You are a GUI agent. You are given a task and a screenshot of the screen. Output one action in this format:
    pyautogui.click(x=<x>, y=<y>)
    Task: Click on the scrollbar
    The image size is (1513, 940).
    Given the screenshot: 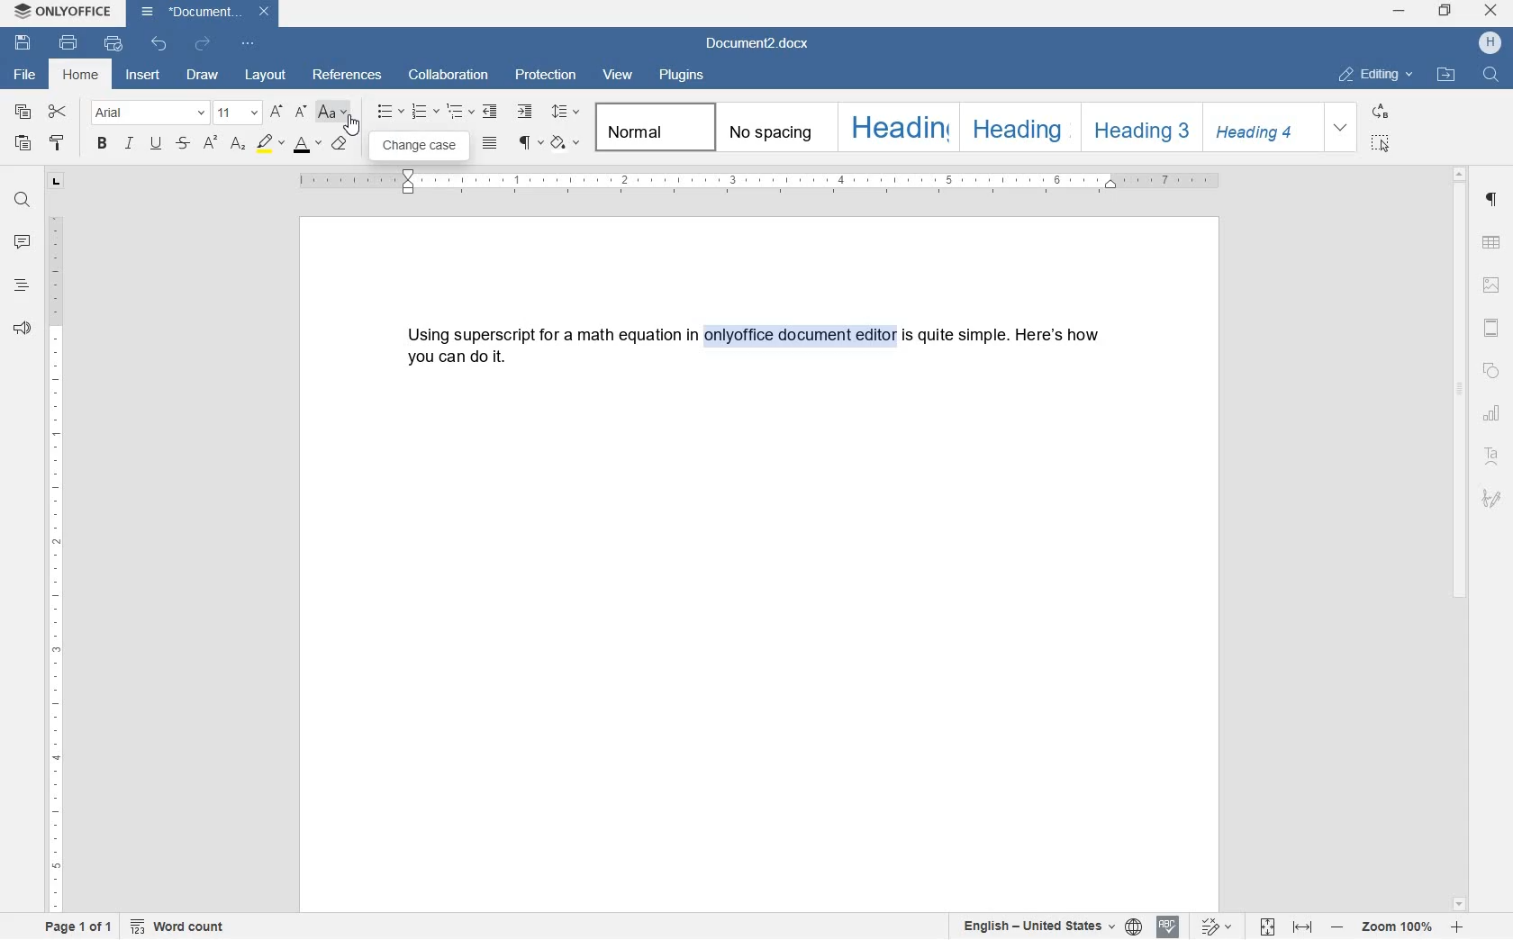 What is the action you would take?
    pyautogui.click(x=1463, y=538)
    